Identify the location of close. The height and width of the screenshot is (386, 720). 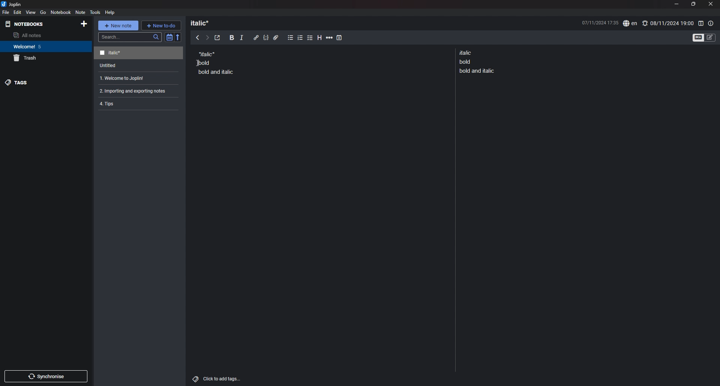
(711, 4).